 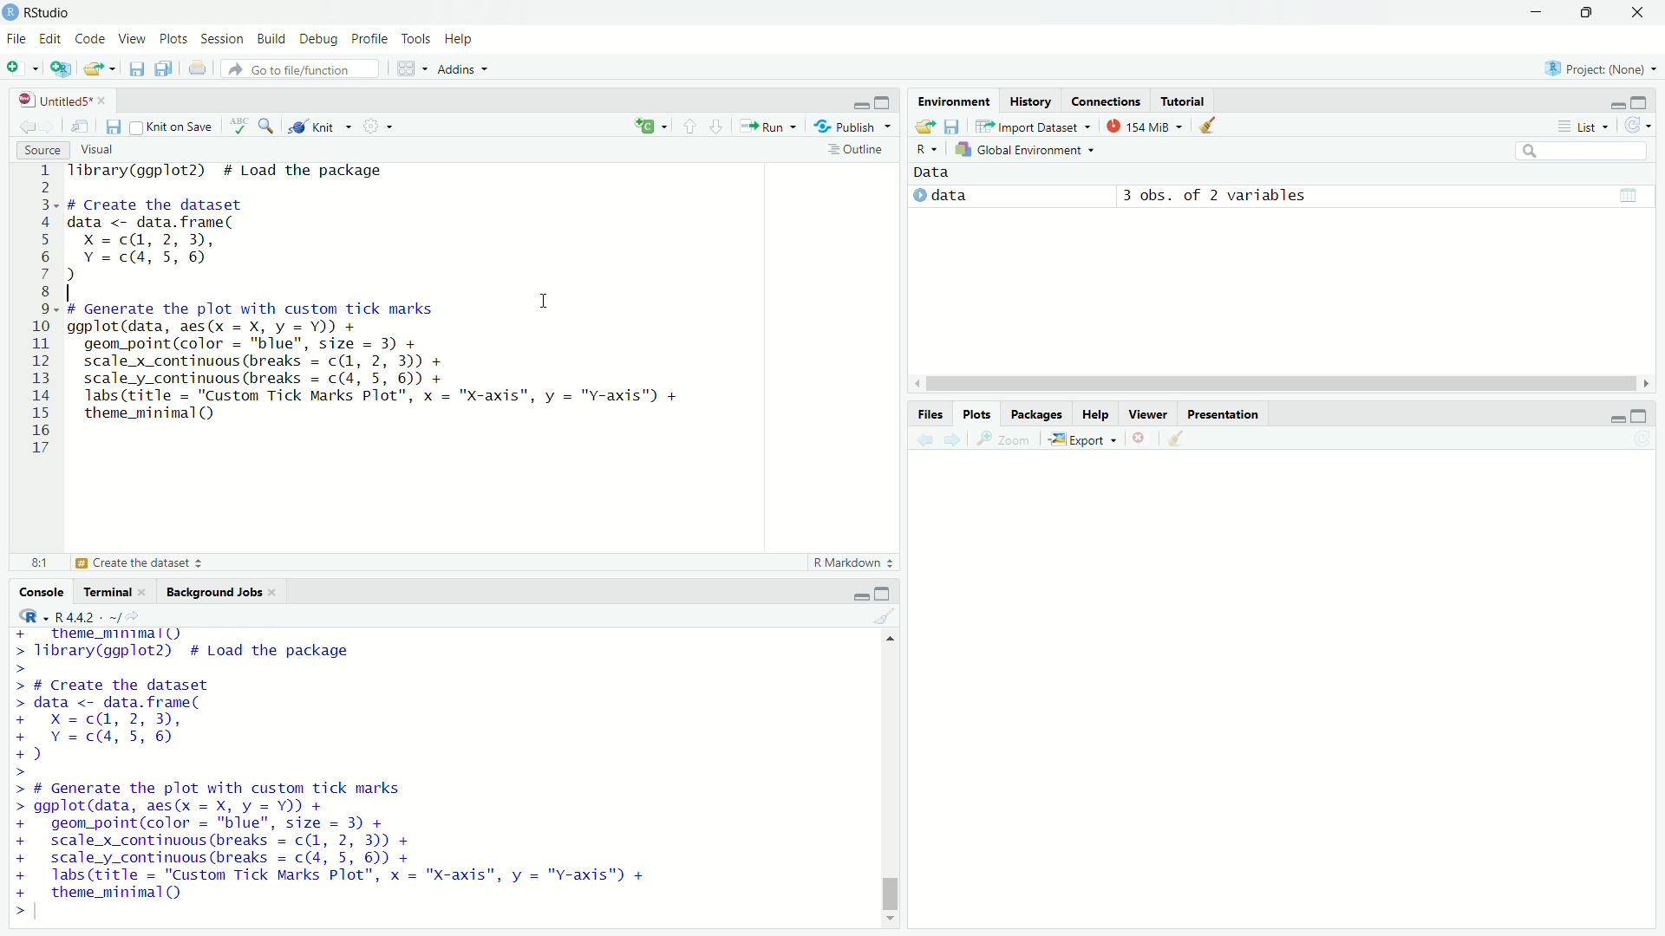 What do you see at coordinates (320, 39) in the screenshot?
I see `debug` at bounding box center [320, 39].